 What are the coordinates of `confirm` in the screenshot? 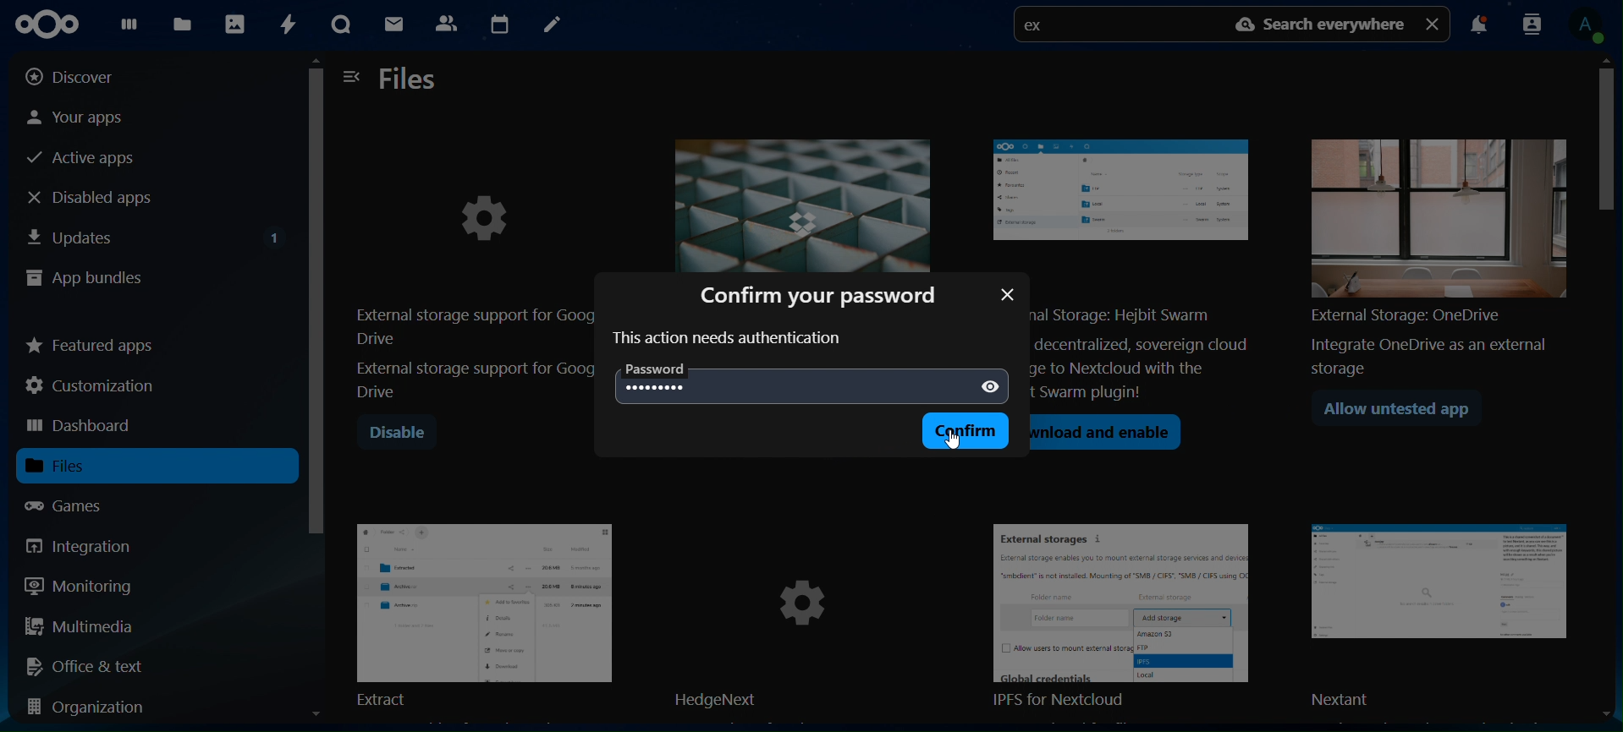 It's located at (969, 430).